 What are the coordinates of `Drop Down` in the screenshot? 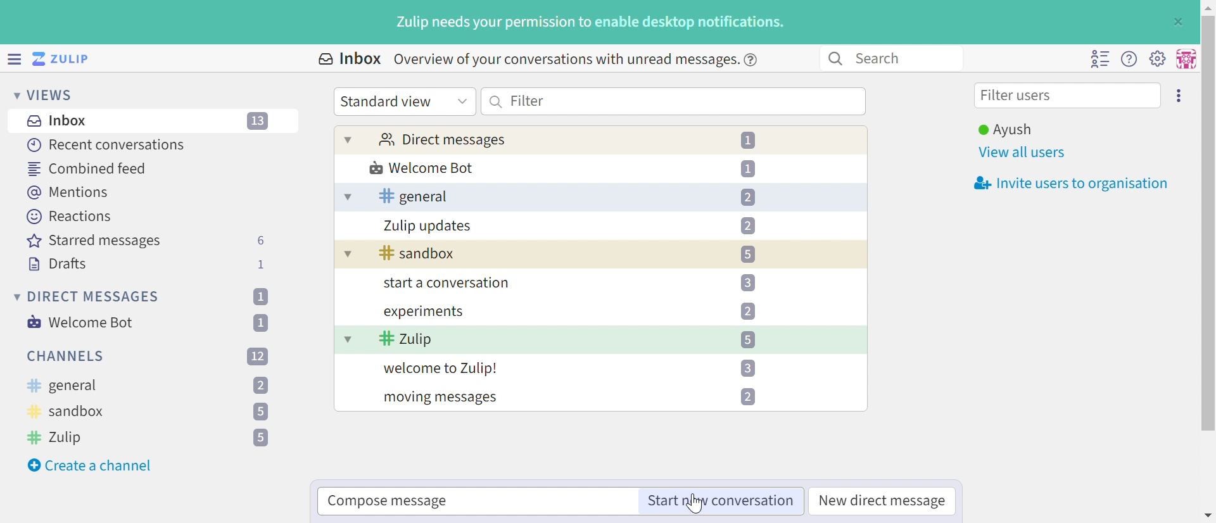 It's located at (346, 198).